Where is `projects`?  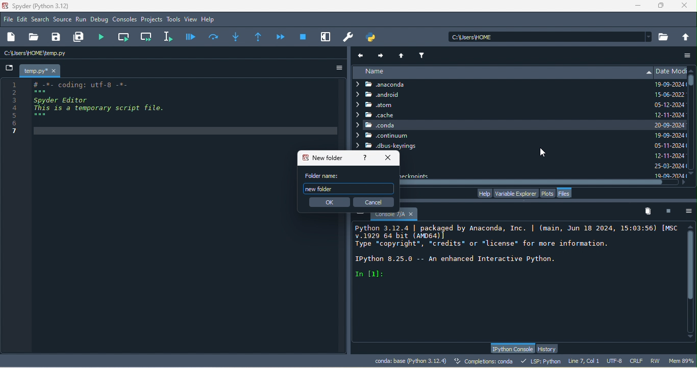
projects is located at coordinates (152, 20).